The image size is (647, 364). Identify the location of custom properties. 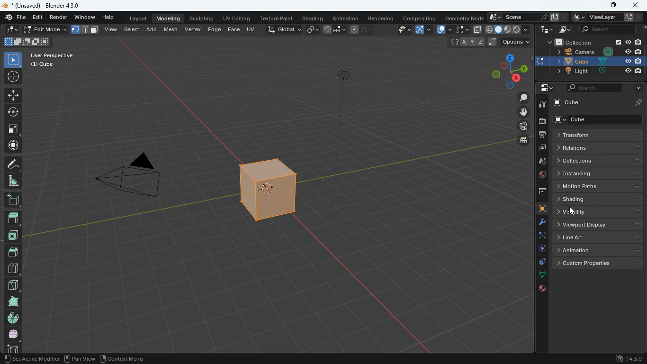
(598, 263).